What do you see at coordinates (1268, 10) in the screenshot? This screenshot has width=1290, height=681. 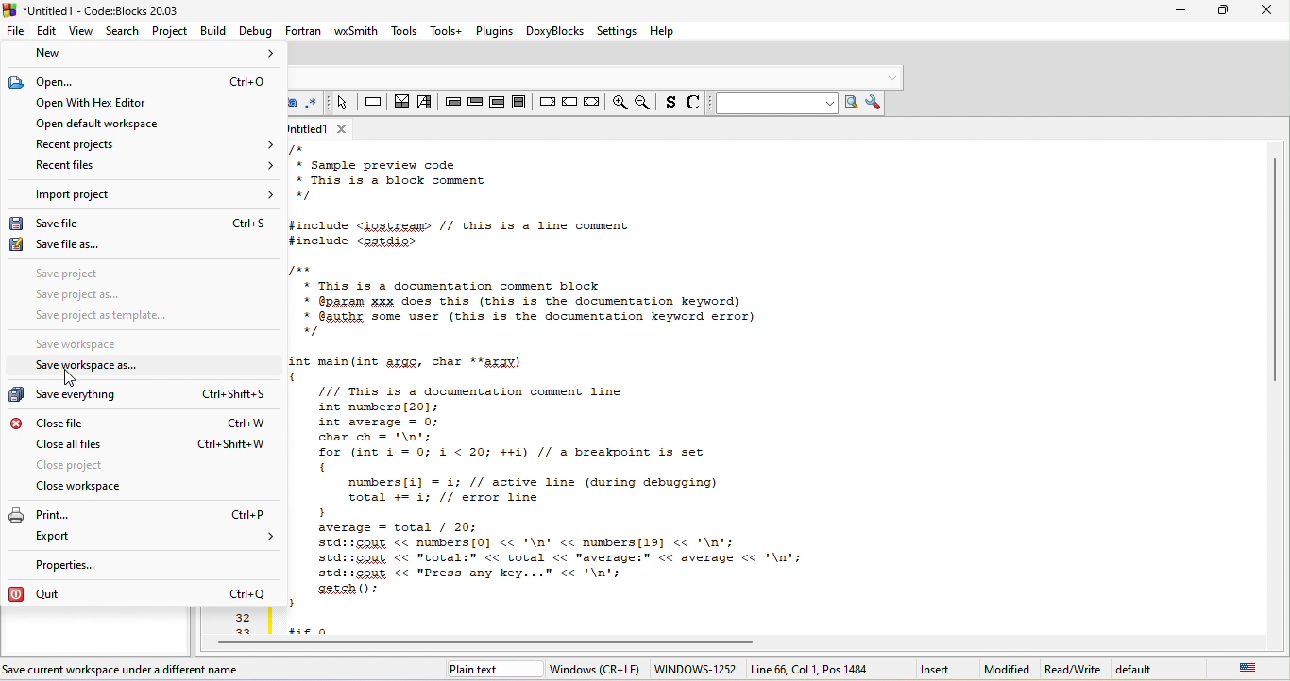 I see `close` at bounding box center [1268, 10].